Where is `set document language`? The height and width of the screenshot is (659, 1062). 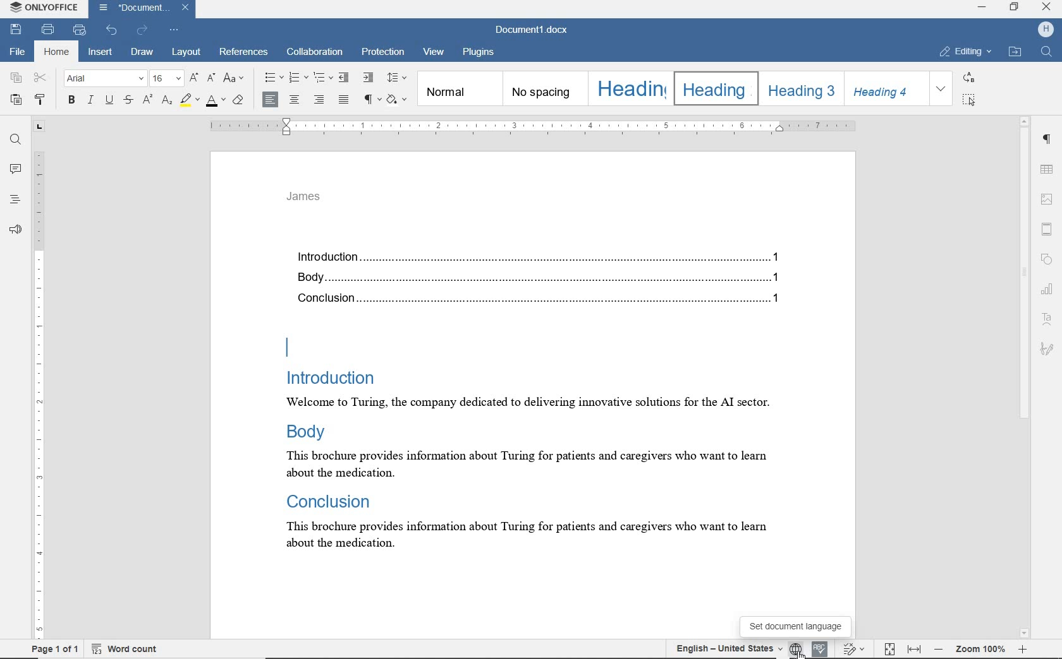 set document language is located at coordinates (794, 625).